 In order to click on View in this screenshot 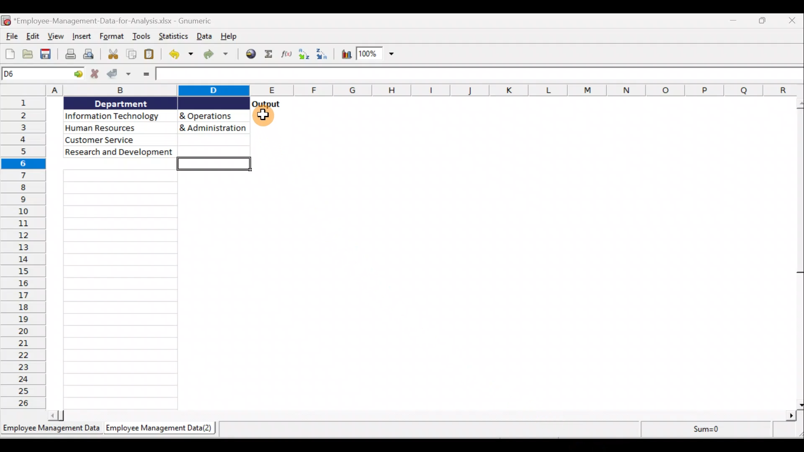, I will do `click(56, 37)`.